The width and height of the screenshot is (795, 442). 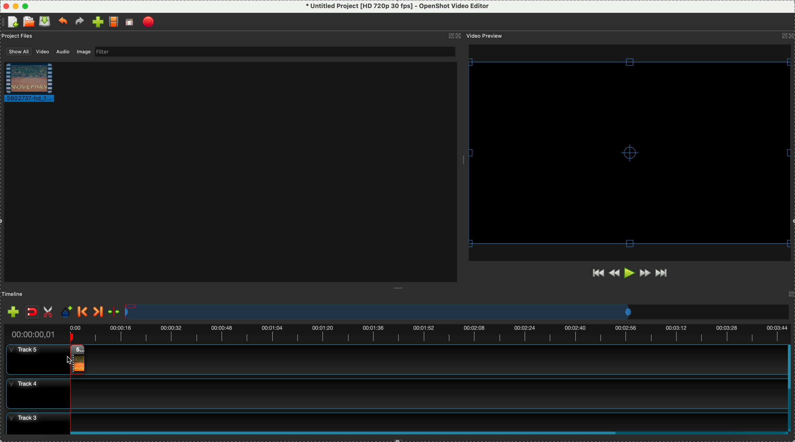 I want to click on fast forward, so click(x=645, y=275).